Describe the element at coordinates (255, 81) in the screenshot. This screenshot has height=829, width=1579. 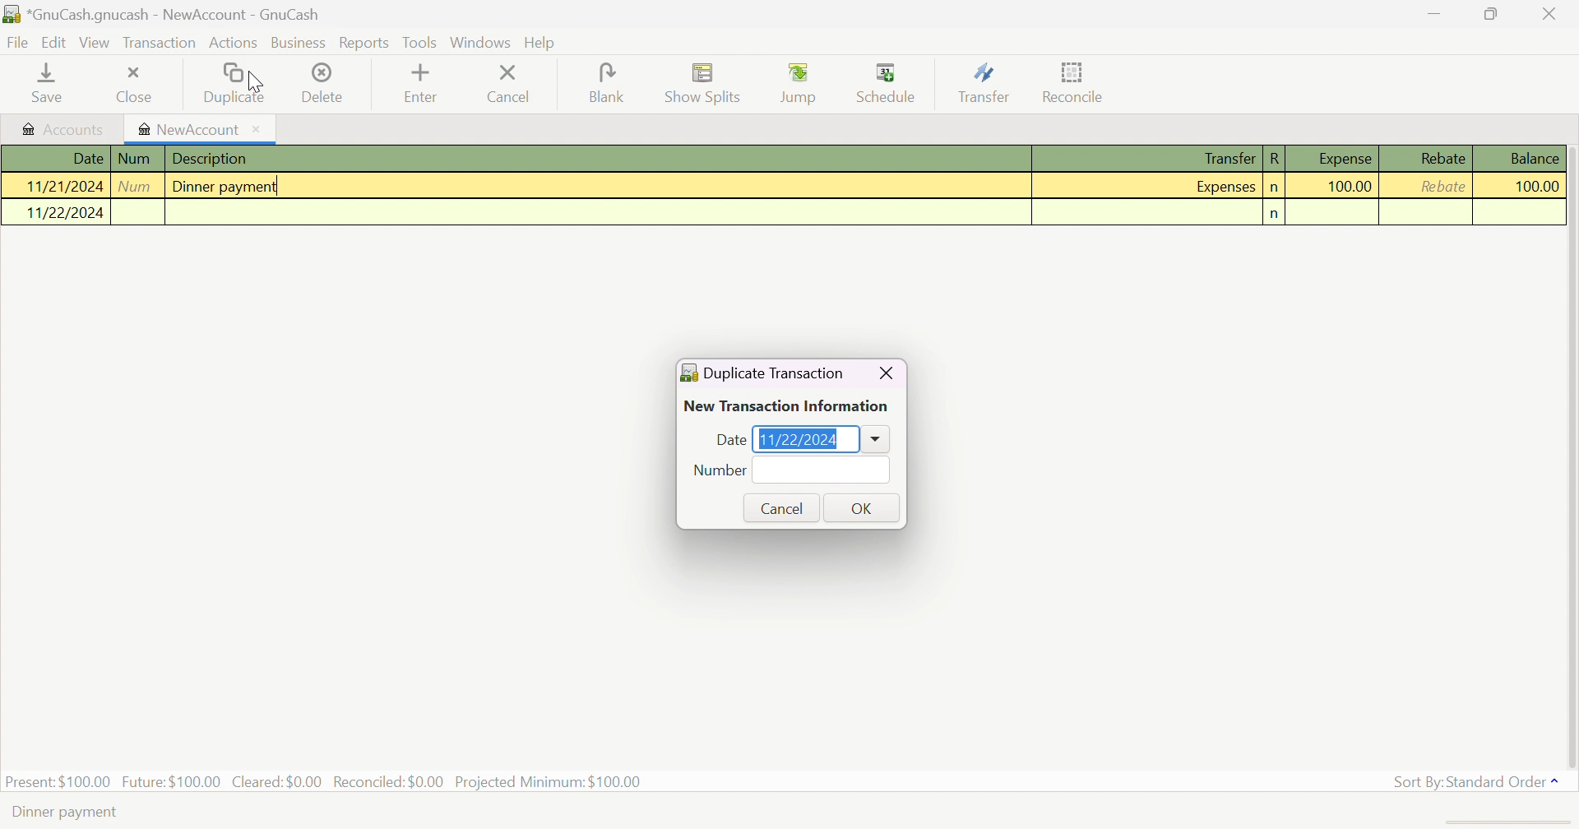
I see `Cursor` at that location.